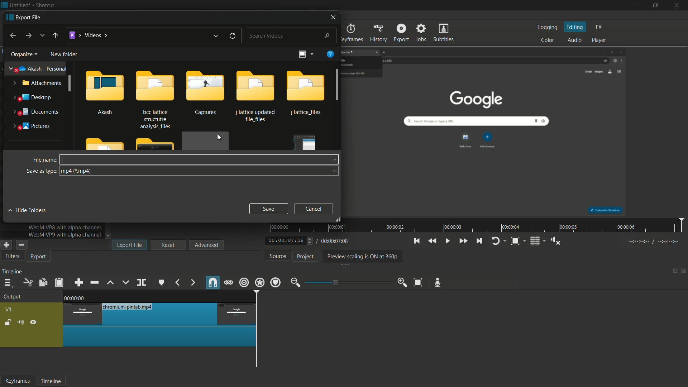  I want to click on adjustment bar, so click(349, 282).